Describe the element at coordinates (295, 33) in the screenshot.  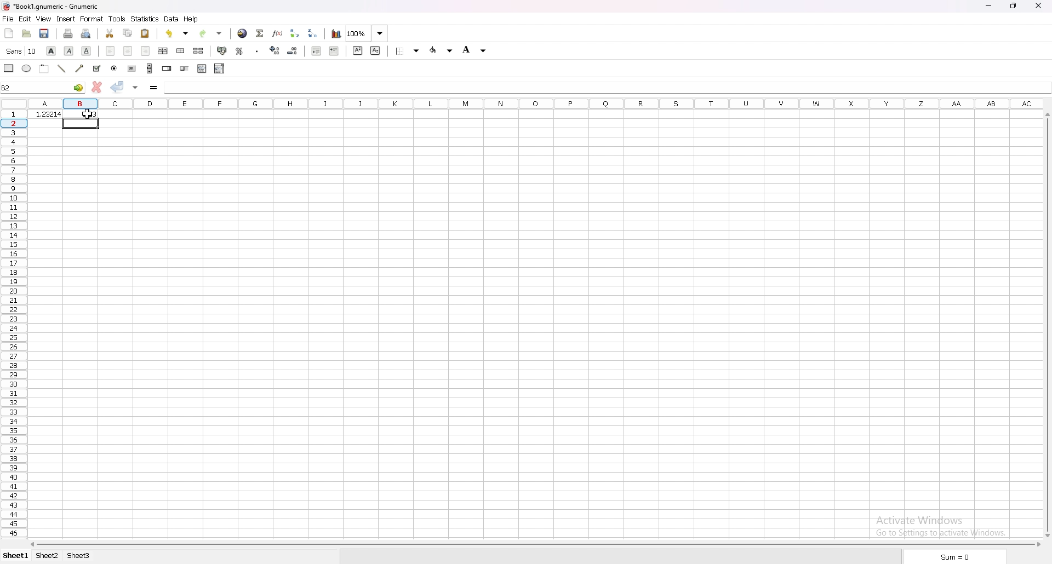
I see `sort ascending` at that location.